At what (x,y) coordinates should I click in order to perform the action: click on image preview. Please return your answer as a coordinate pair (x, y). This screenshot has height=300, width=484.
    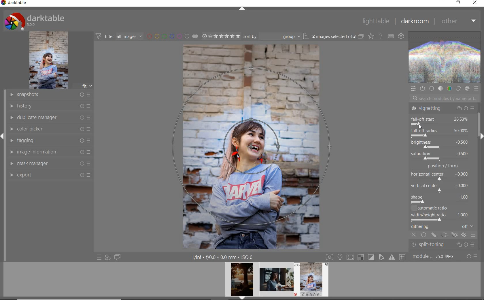
    Looking at the image, I should click on (240, 281).